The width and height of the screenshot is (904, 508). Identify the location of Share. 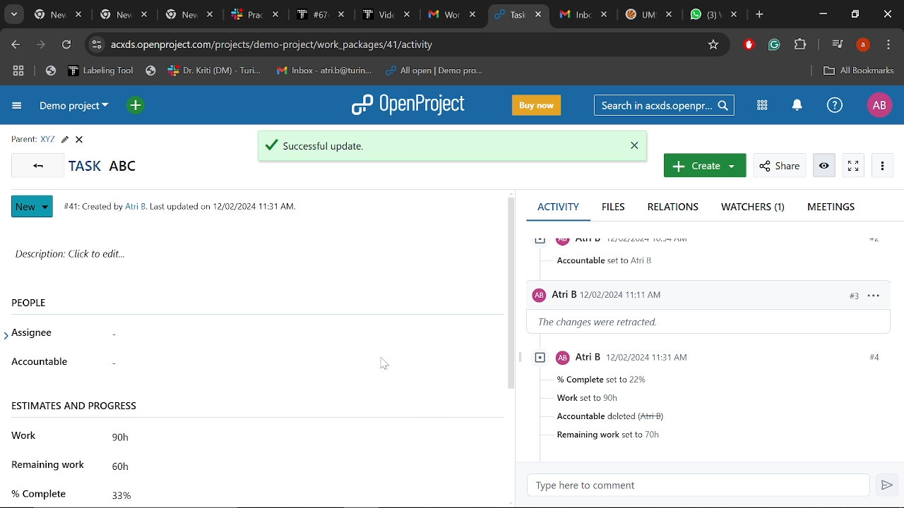
(778, 166).